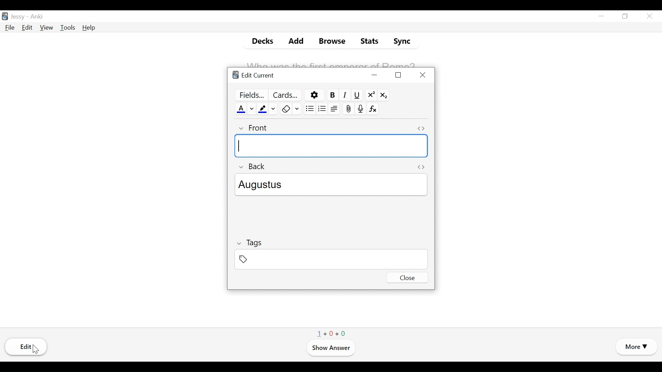 This screenshot has width=662, height=372. What do you see at coordinates (332, 146) in the screenshot?
I see `Front template` at bounding box center [332, 146].